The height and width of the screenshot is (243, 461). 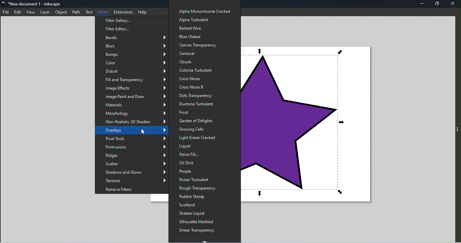 I want to click on Color, so click(x=133, y=62).